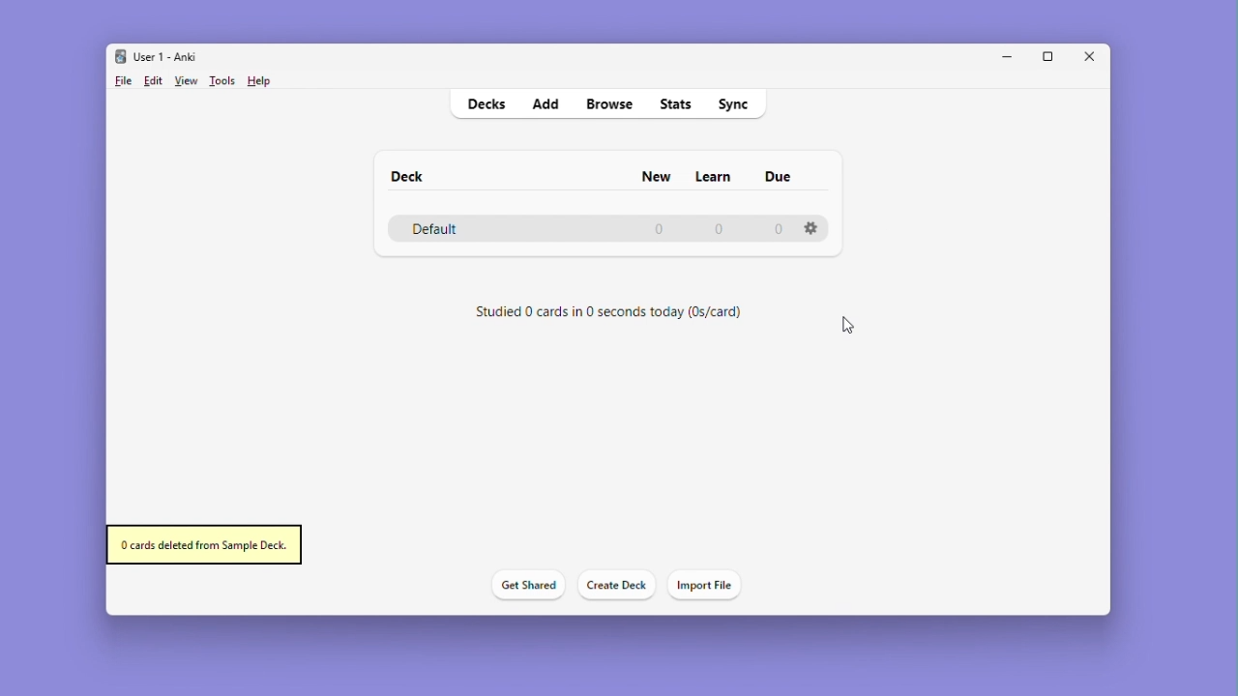 Image resolution: width=1238 pixels, height=696 pixels. I want to click on cursor, so click(845, 326).